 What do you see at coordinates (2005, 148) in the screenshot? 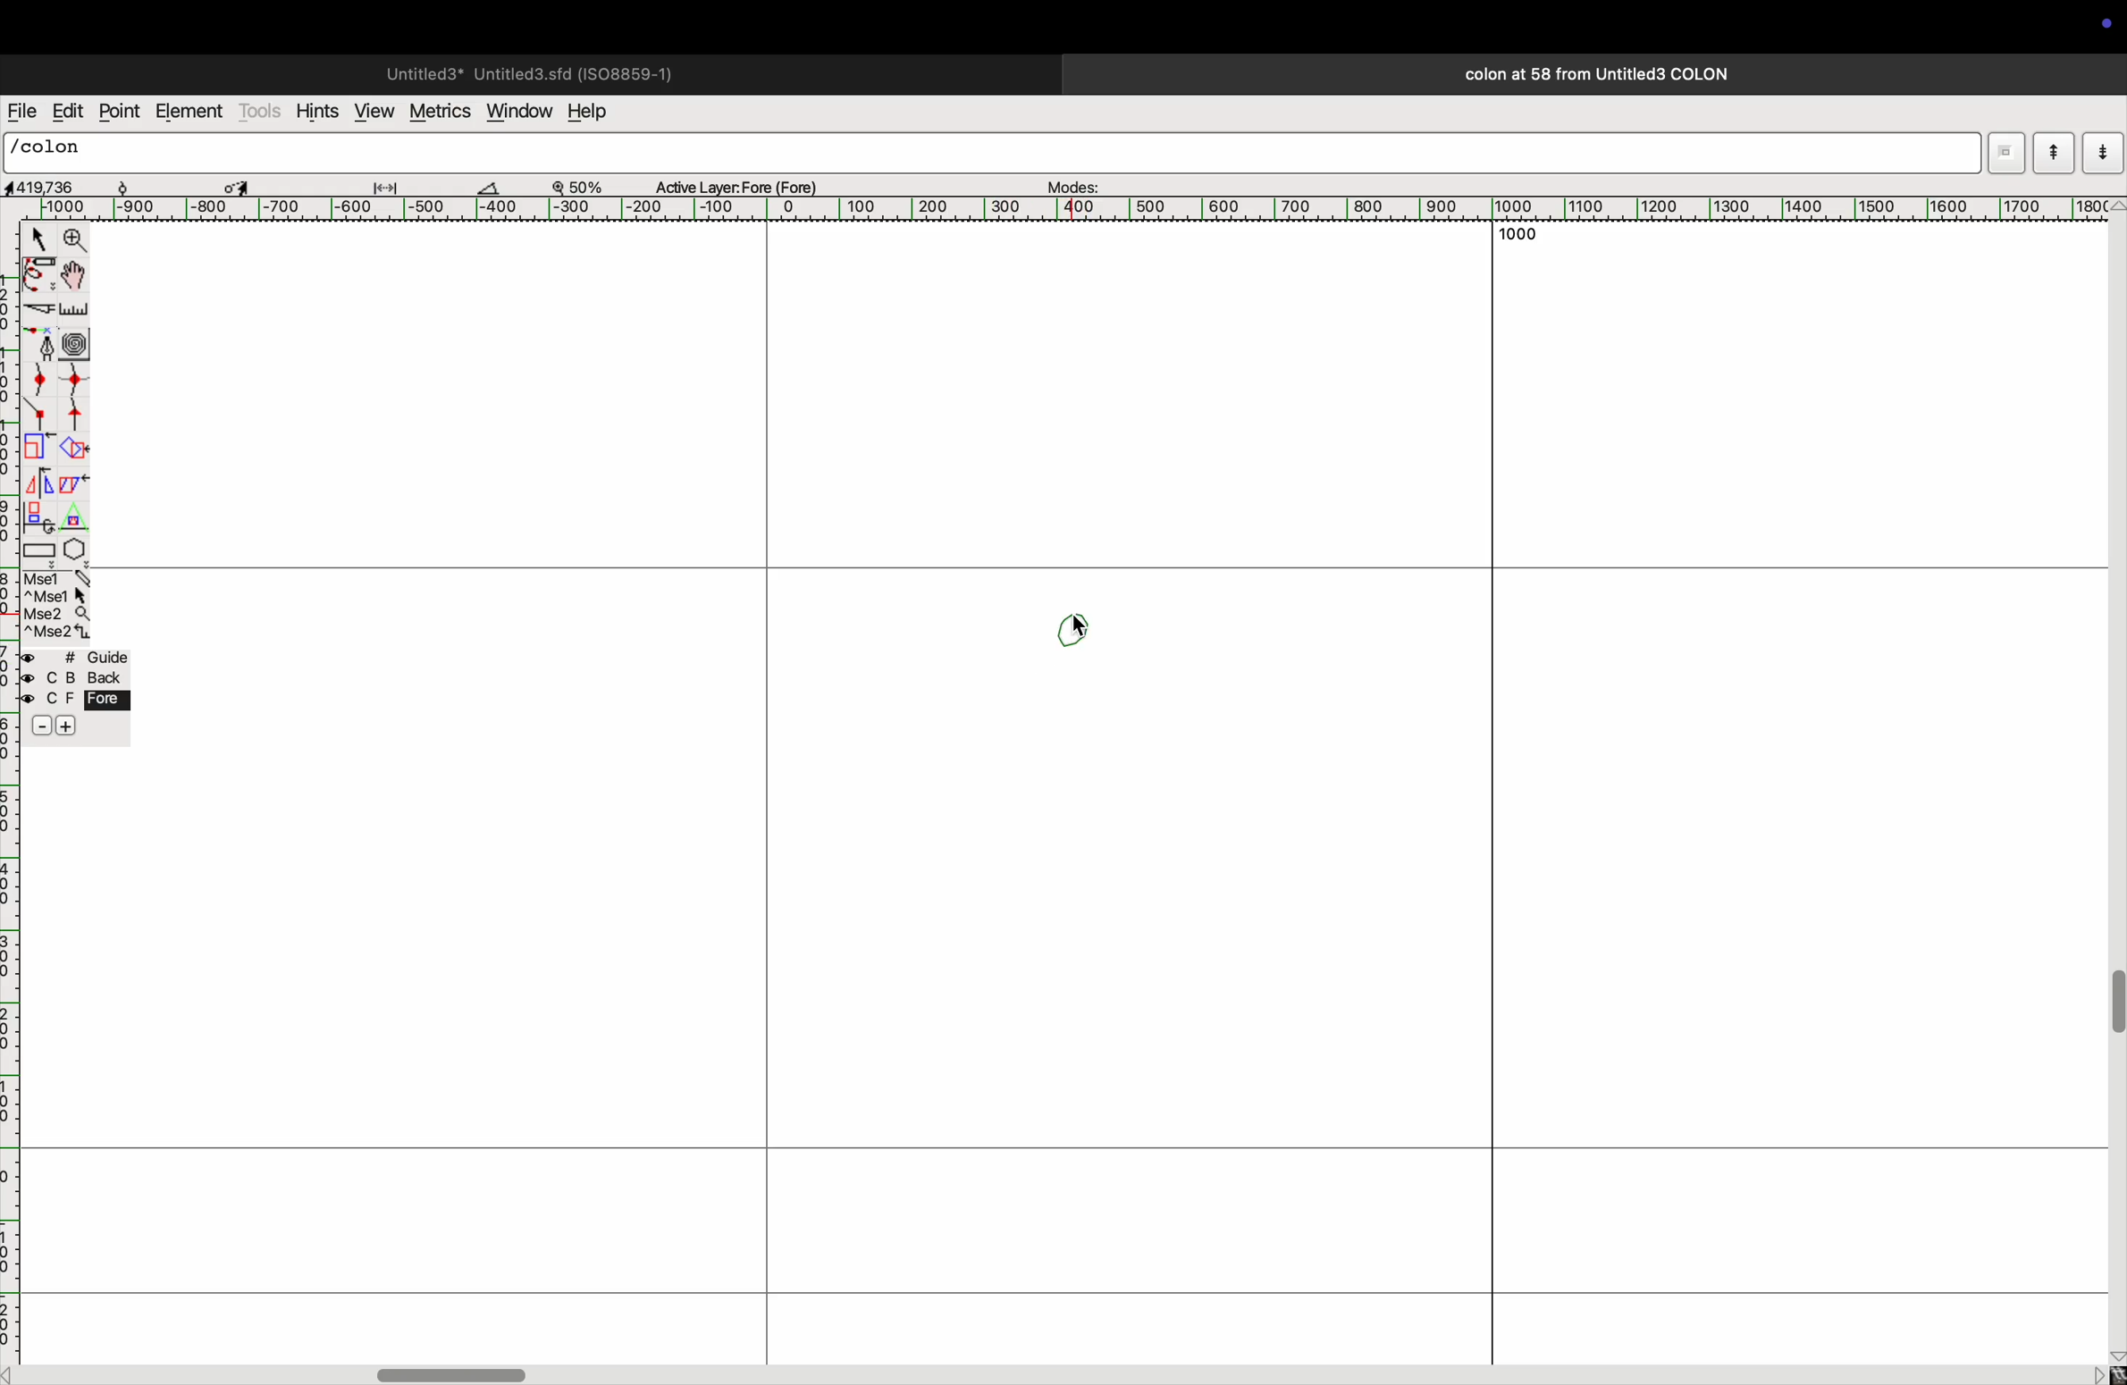
I see `Mode` at bounding box center [2005, 148].